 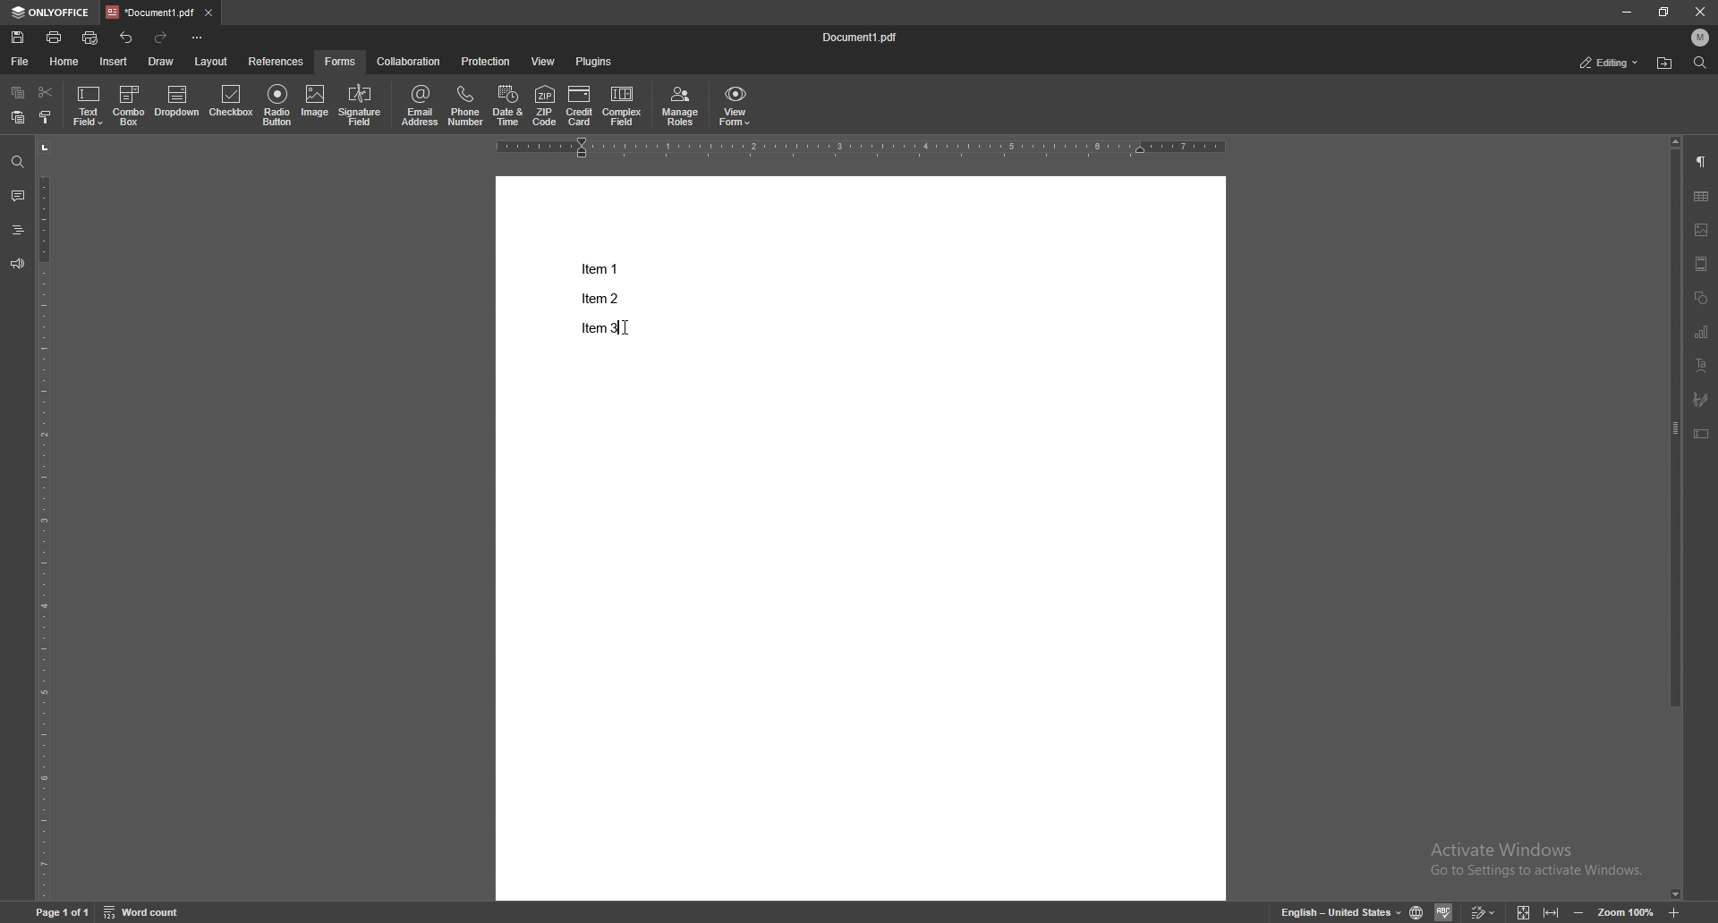 What do you see at coordinates (1702, 196) in the screenshot?
I see `chart` at bounding box center [1702, 196].